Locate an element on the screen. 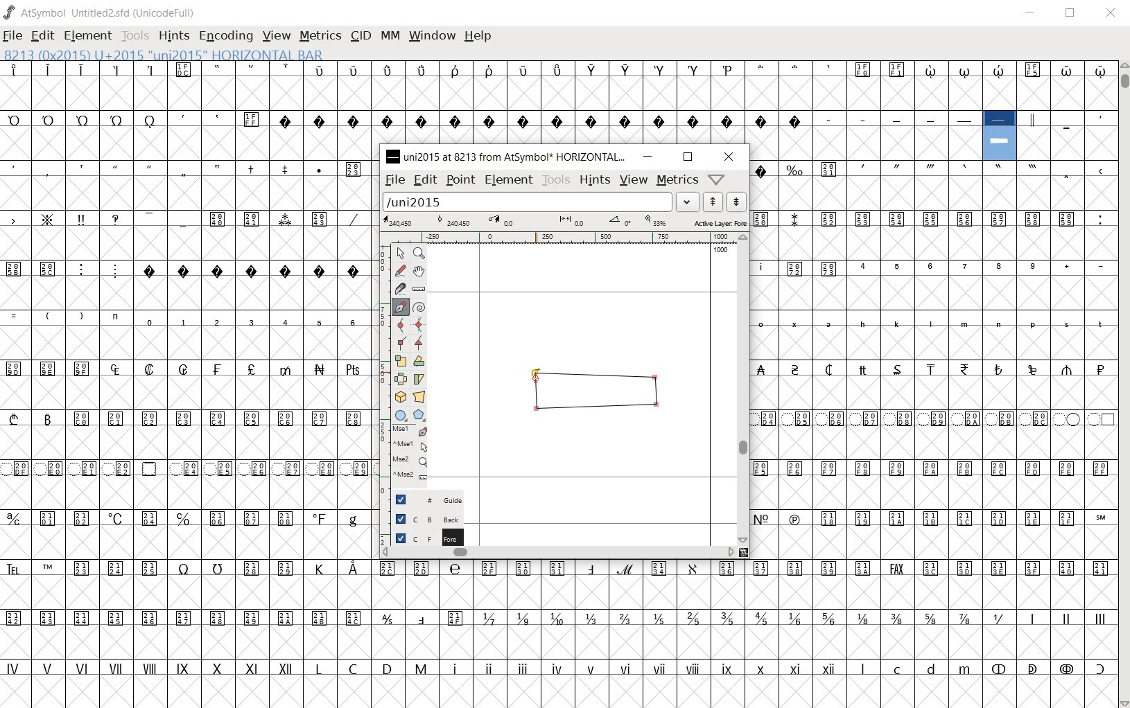 The image size is (1130, 708). edit is located at coordinates (426, 181).